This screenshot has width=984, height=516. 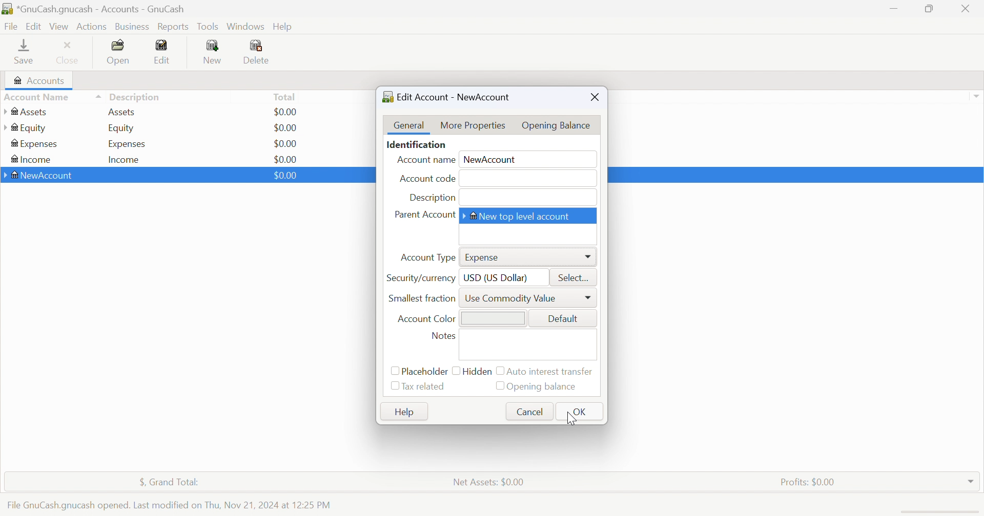 I want to click on Close, so click(x=966, y=8).